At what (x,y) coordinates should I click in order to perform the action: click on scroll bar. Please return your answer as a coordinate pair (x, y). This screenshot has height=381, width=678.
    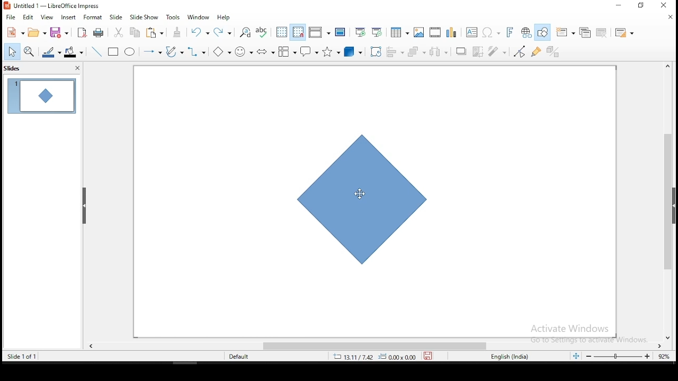
    Looking at the image, I should click on (668, 177).